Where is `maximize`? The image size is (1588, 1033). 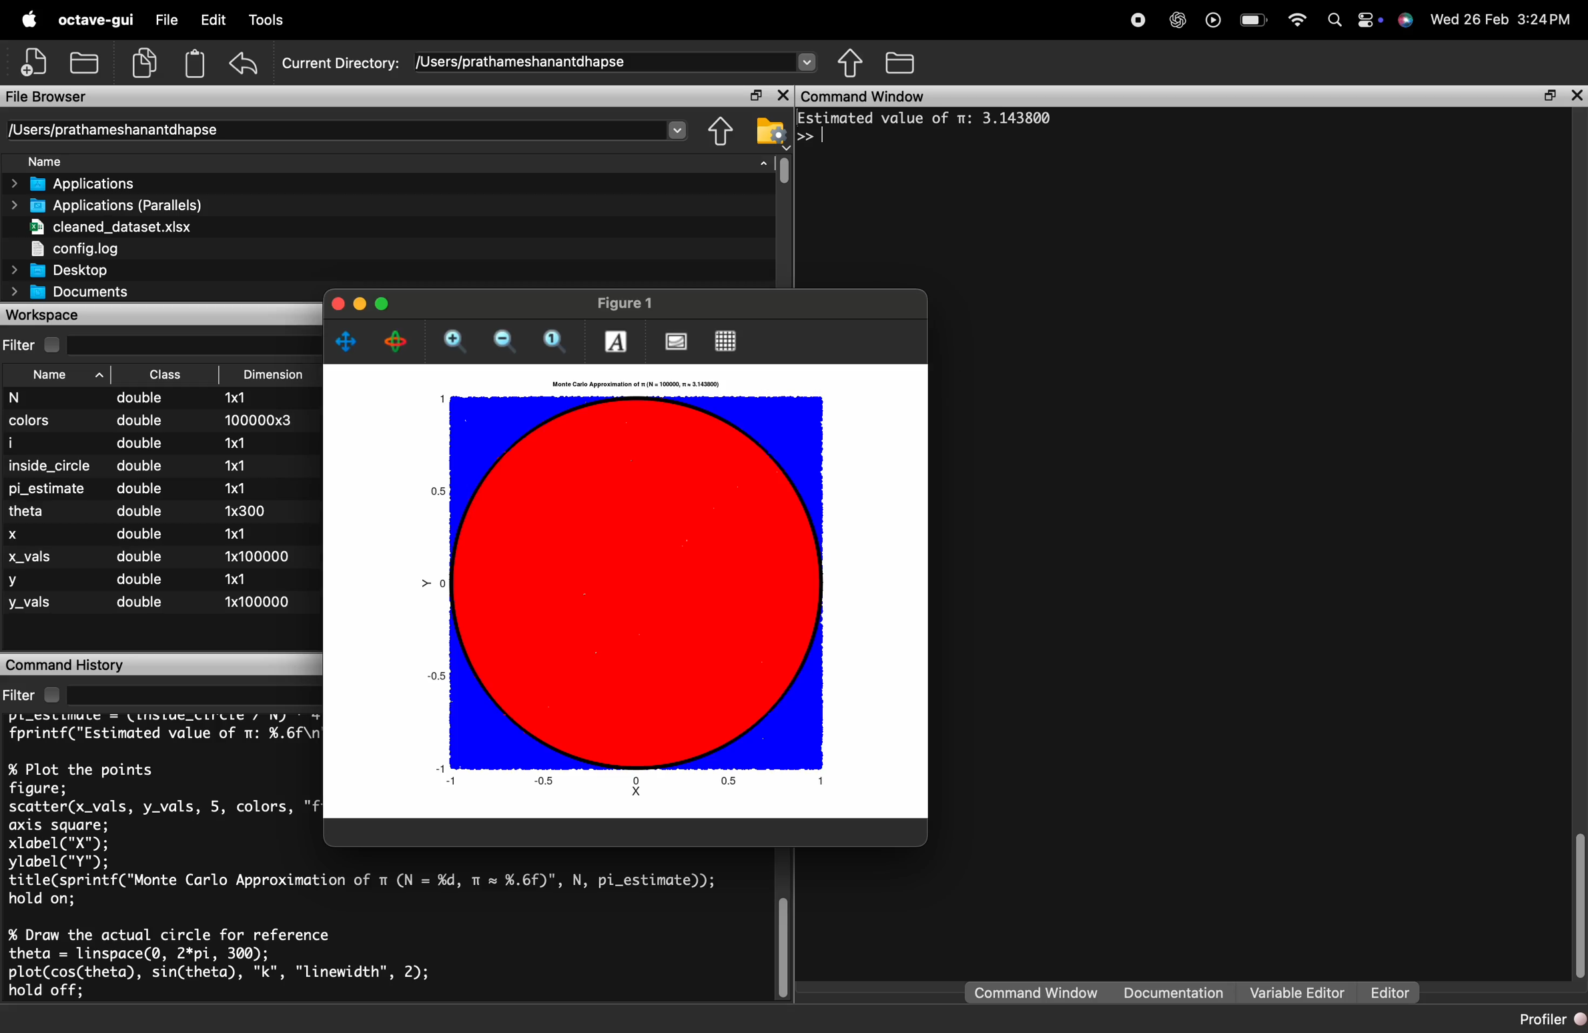
maximize is located at coordinates (1546, 97).